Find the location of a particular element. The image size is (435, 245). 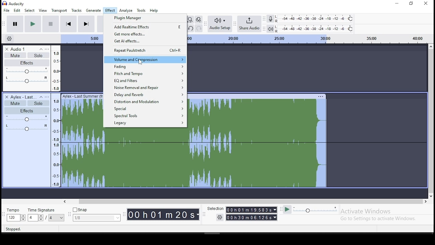

audio track is located at coordinates (195, 159).